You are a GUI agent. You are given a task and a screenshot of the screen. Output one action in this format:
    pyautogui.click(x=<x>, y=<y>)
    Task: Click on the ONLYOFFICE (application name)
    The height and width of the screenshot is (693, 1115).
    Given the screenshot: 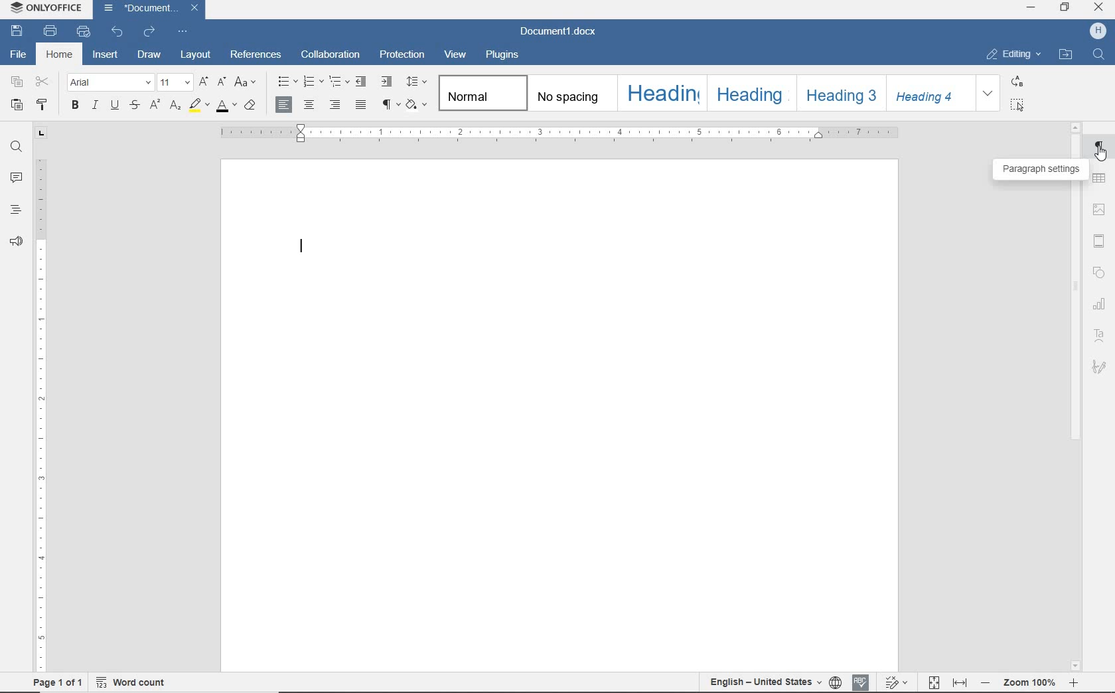 What is the action you would take?
    pyautogui.click(x=50, y=9)
    